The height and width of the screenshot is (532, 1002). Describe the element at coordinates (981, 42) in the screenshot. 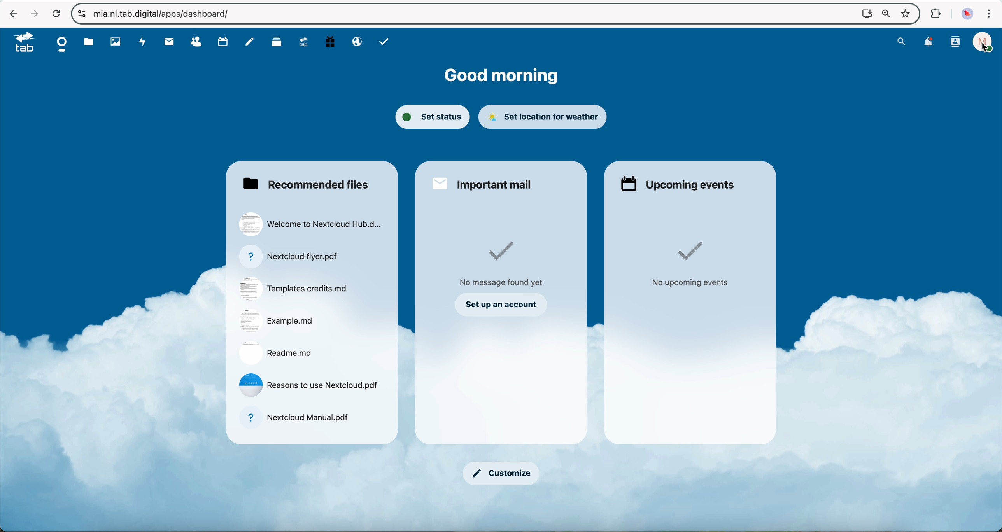

I see `profile` at that location.